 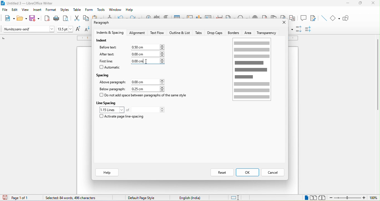 I want to click on above paragraph, so click(x=112, y=83).